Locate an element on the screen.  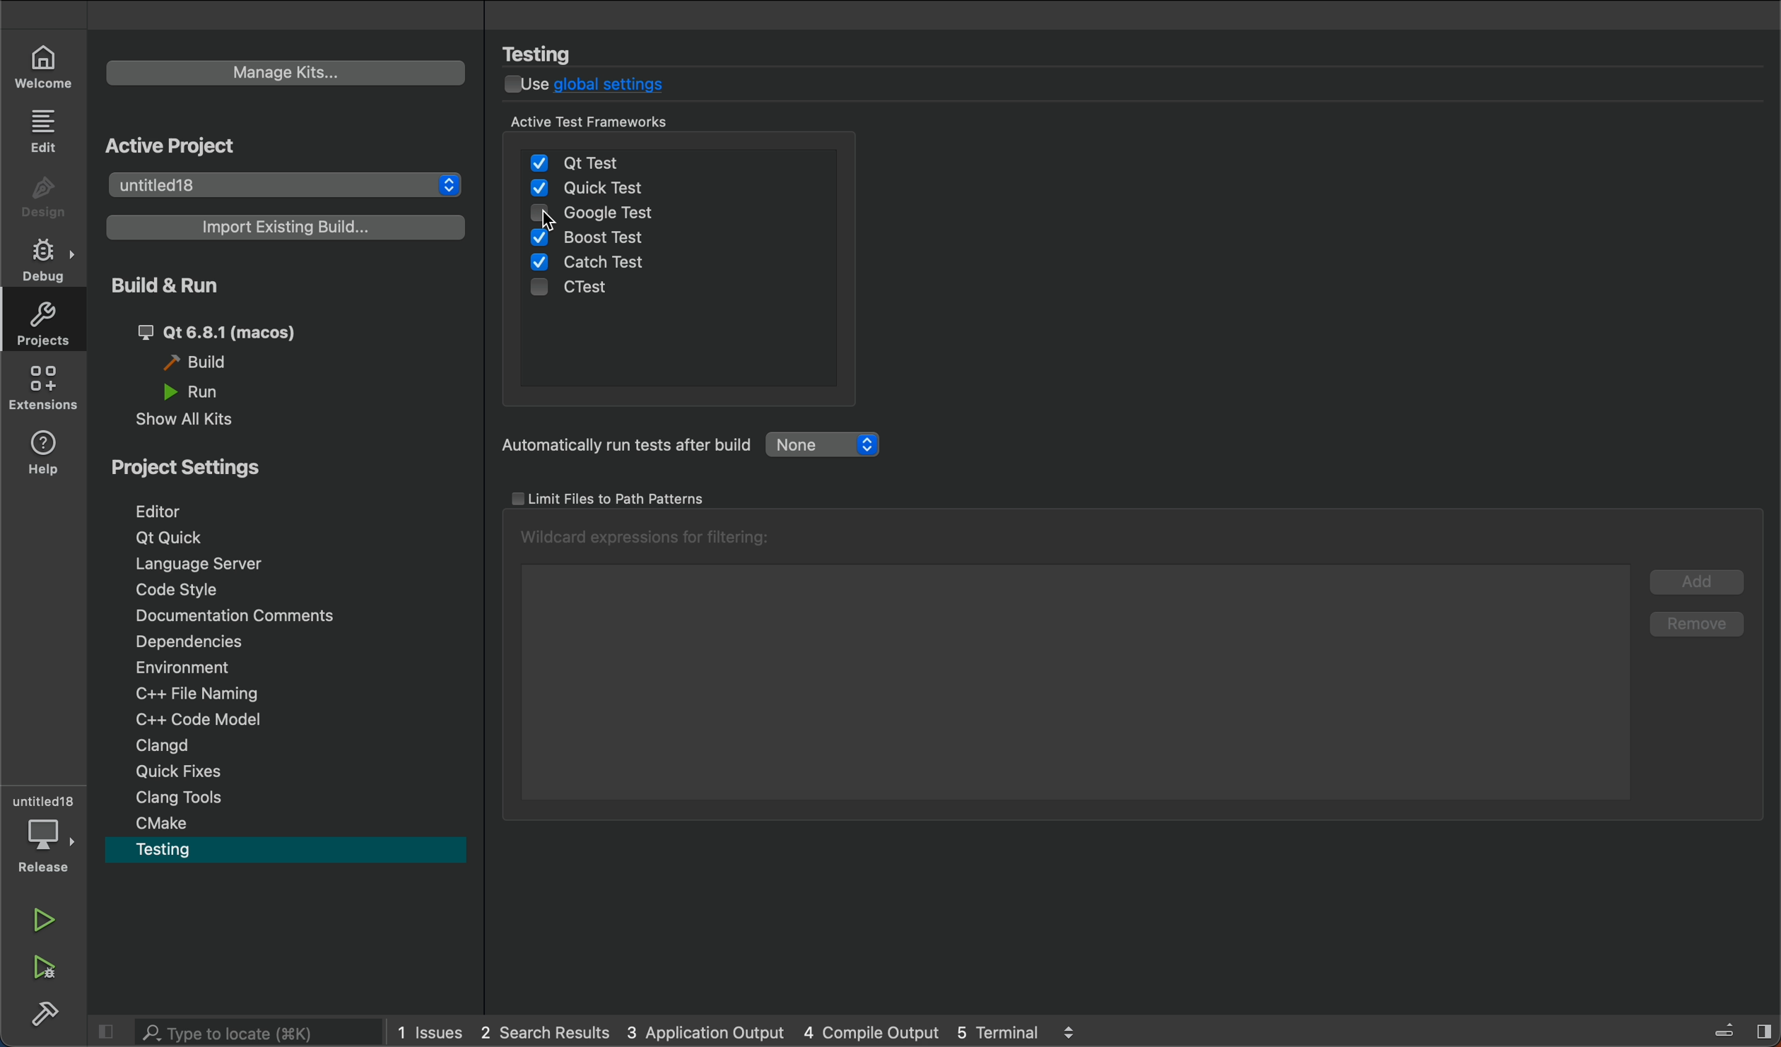
cursor is located at coordinates (557, 226).